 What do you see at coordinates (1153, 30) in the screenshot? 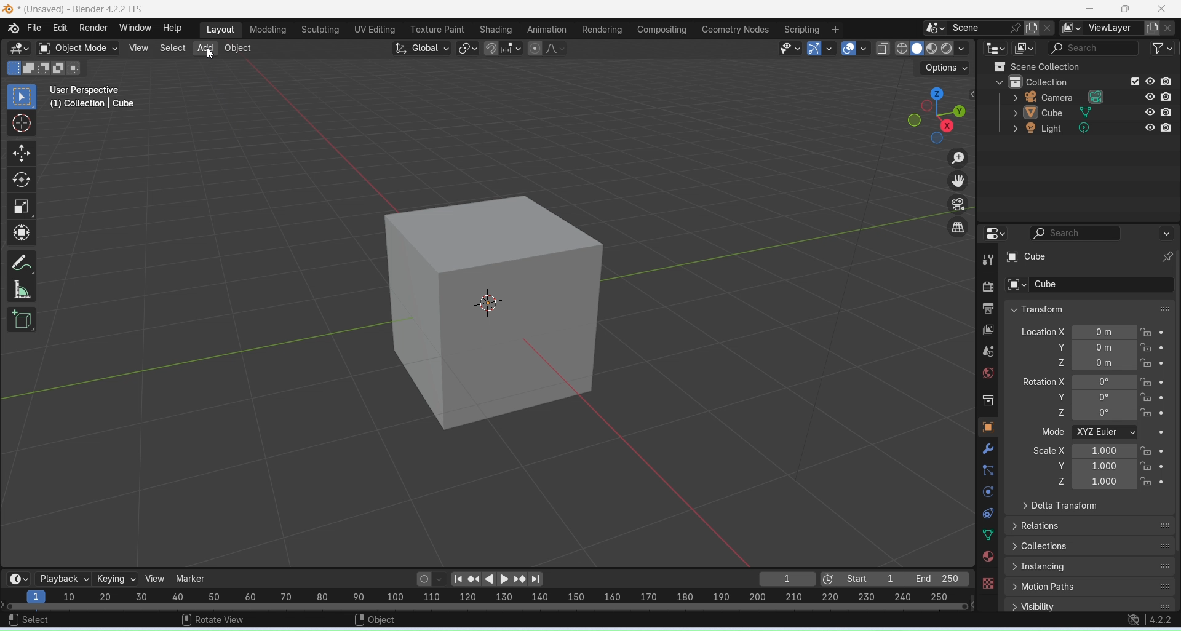
I see `add layer` at bounding box center [1153, 30].